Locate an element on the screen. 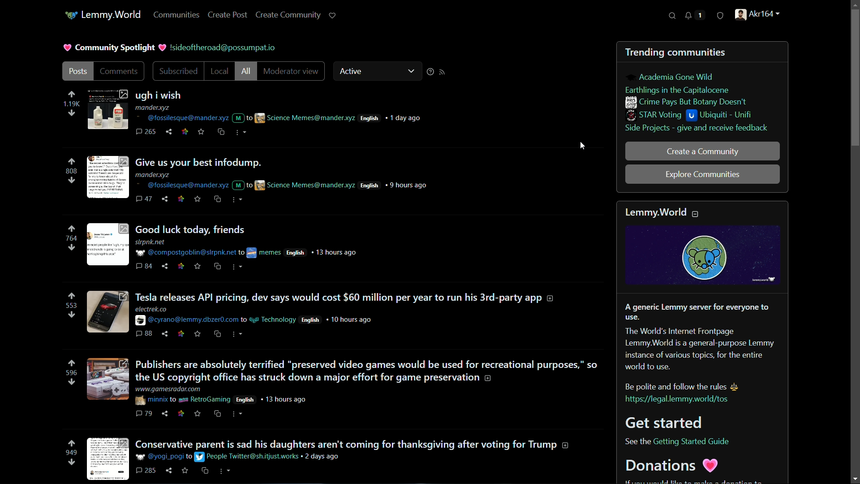 The image size is (860, 484). cursor is located at coordinates (584, 144).